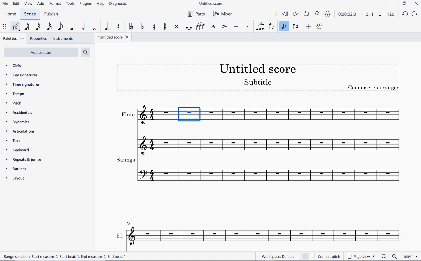 The height and width of the screenshot is (261, 421). What do you see at coordinates (144, 116) in the screenshot?
I see `` at bounding box center [144, 116].